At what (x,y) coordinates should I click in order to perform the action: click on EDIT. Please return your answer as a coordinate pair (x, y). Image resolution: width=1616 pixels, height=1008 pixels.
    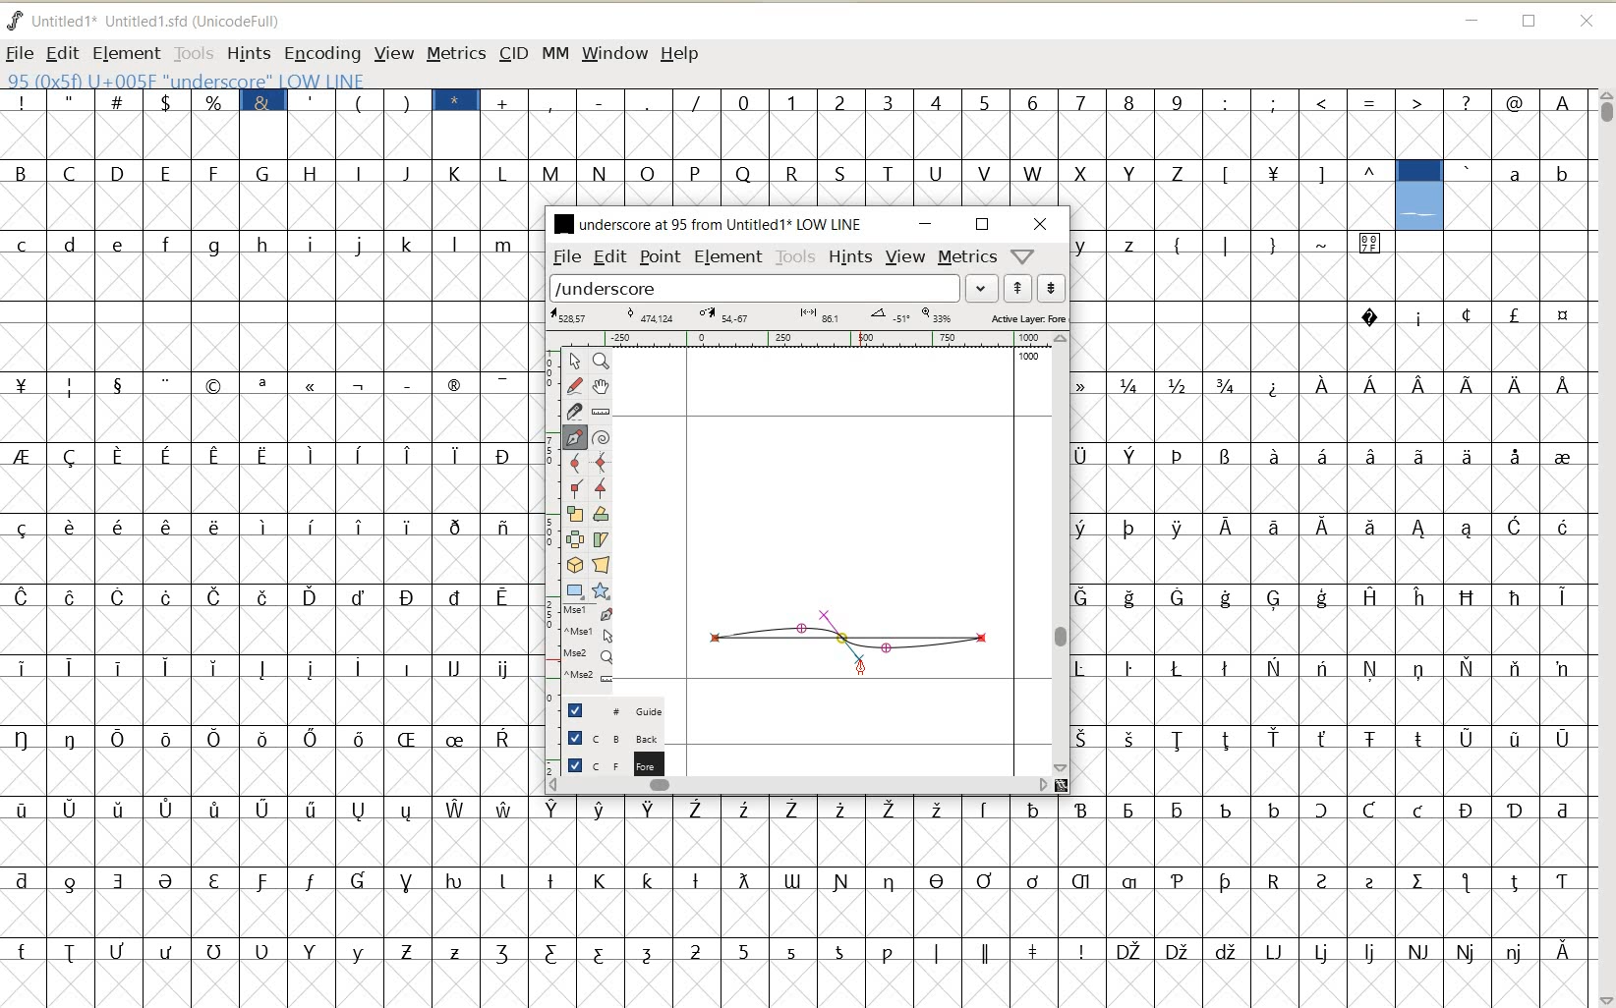
    Looking at the image, I should click on (61, 54).